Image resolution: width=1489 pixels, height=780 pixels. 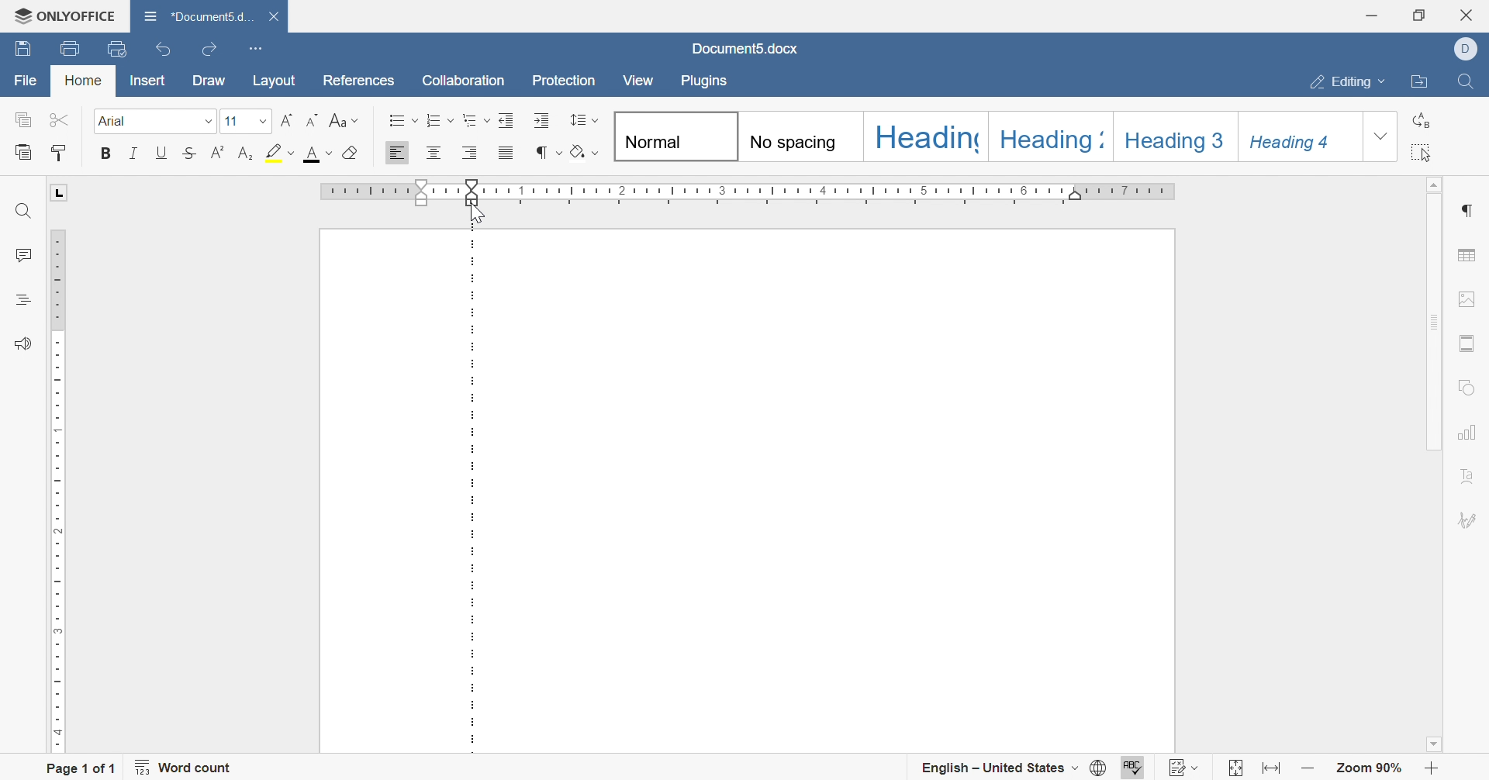 I want to click on spell checking, so click(x=1138, y=768).